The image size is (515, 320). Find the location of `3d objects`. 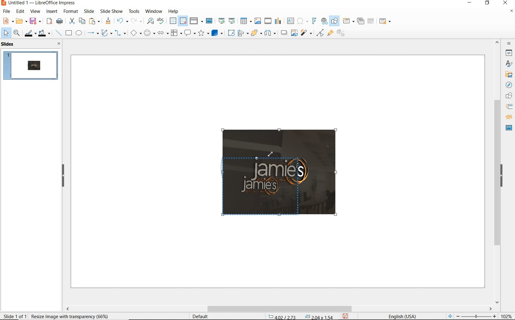

3d objects is located at coordinates (217, 33).